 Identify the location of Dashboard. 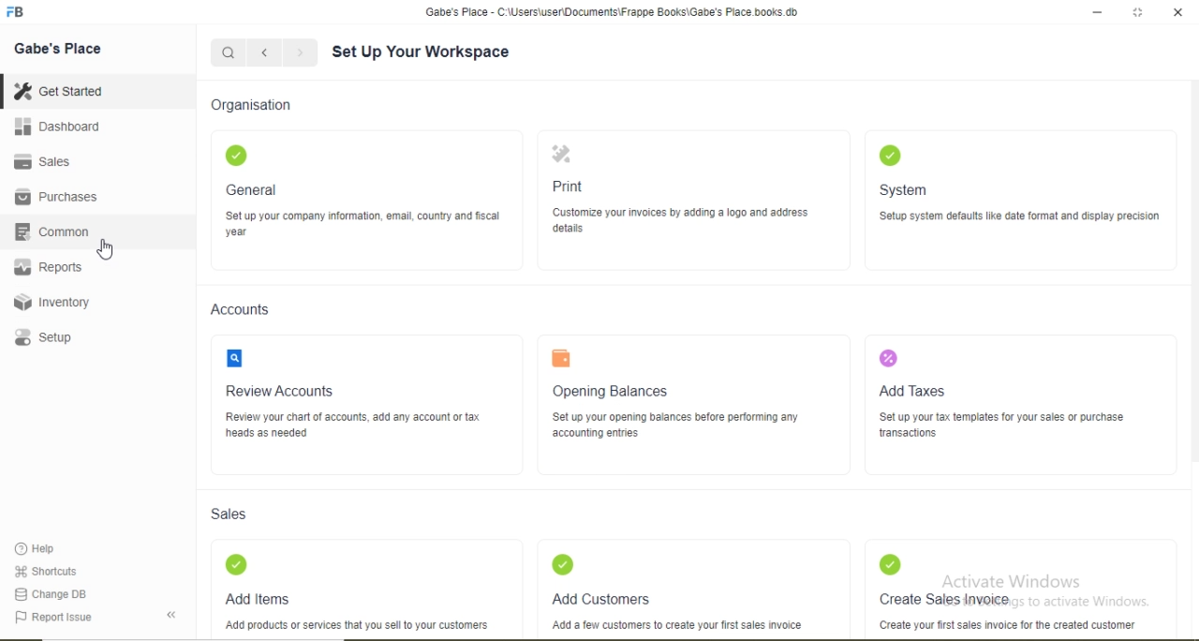
(58, 126).